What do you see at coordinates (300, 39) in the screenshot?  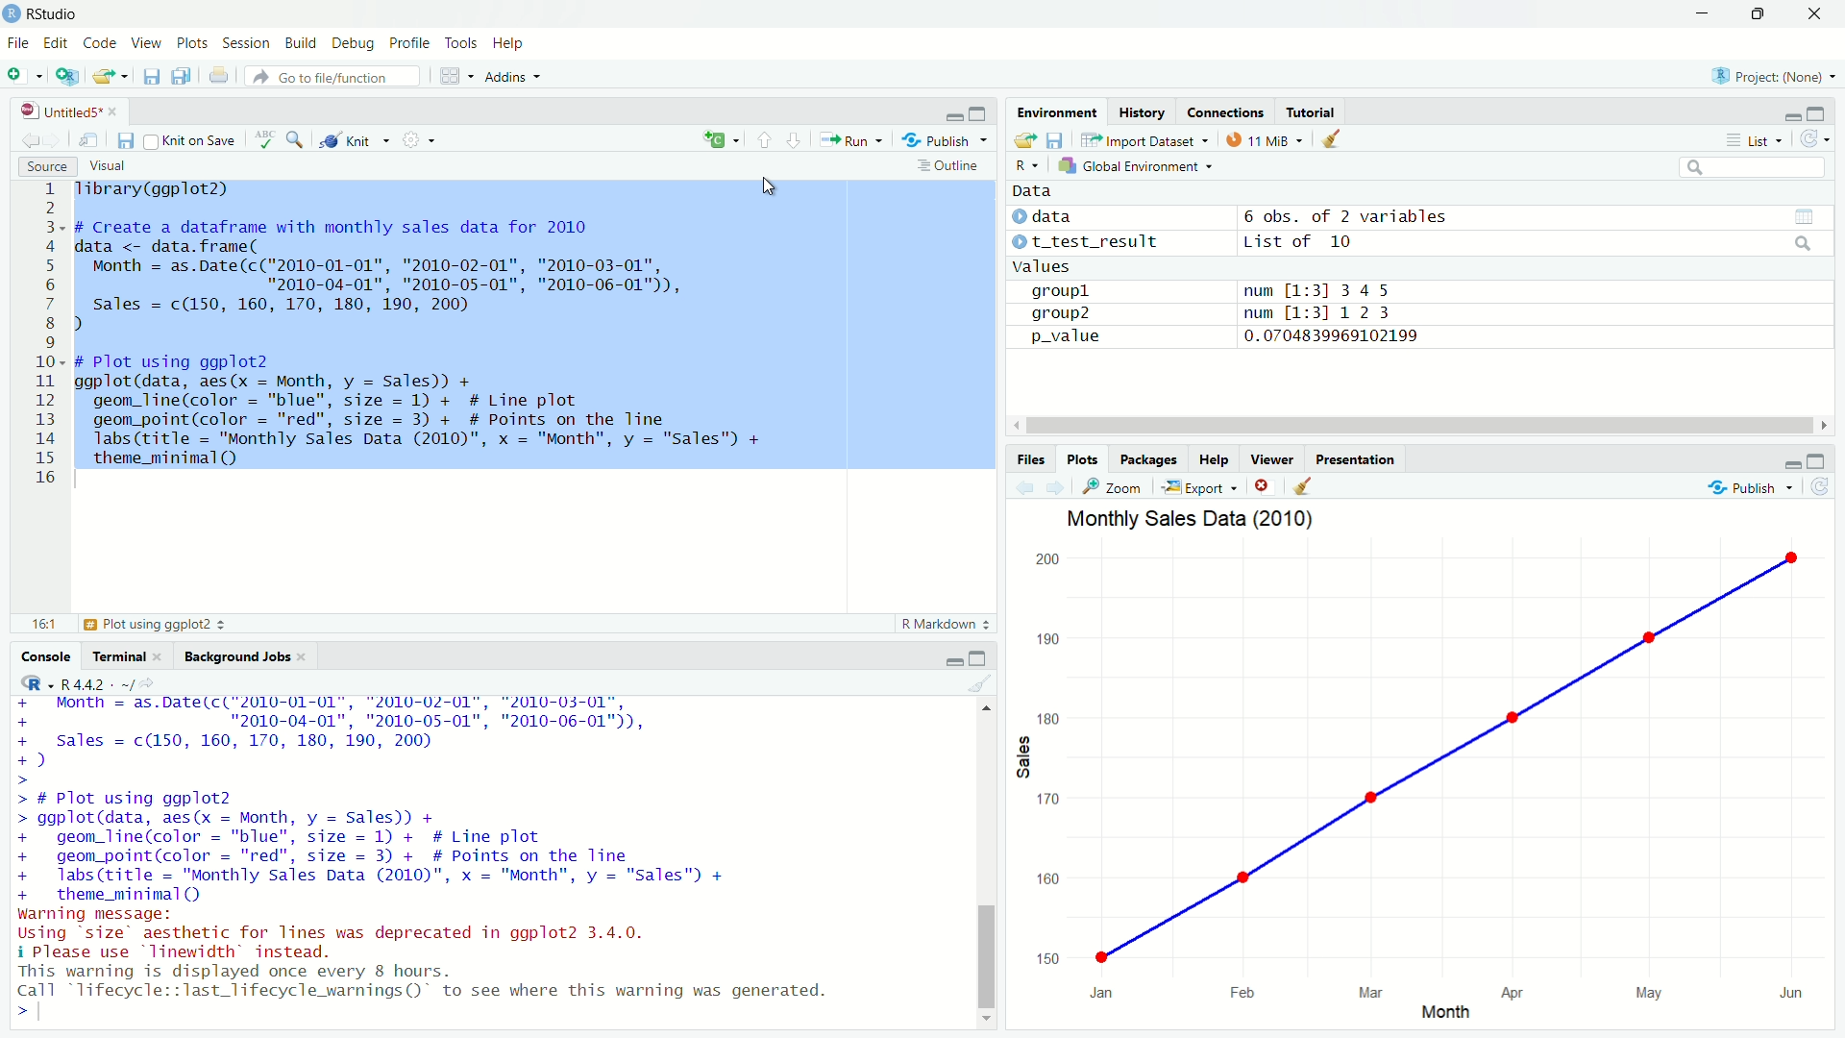 I see `Build` at bounding box center [300, 39].